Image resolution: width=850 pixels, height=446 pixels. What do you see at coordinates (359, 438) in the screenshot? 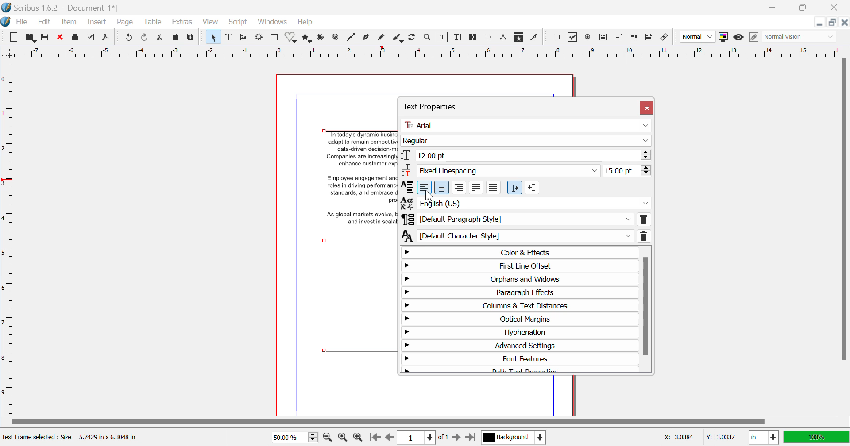
I see `Zoom In` at bounding box center [359, 438].